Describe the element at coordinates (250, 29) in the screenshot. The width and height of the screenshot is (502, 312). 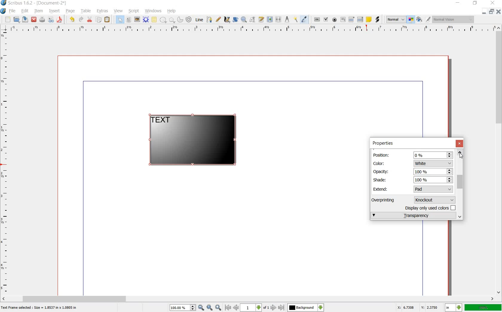
I see `ruler` at that location.